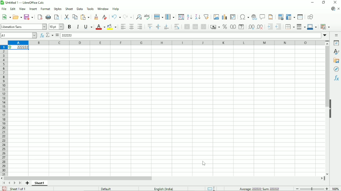 The height and width of the screenshot is (191, 341). Describe the element at coordinates (225, 16) in the screenshot. I see `Insert chart` at that location.